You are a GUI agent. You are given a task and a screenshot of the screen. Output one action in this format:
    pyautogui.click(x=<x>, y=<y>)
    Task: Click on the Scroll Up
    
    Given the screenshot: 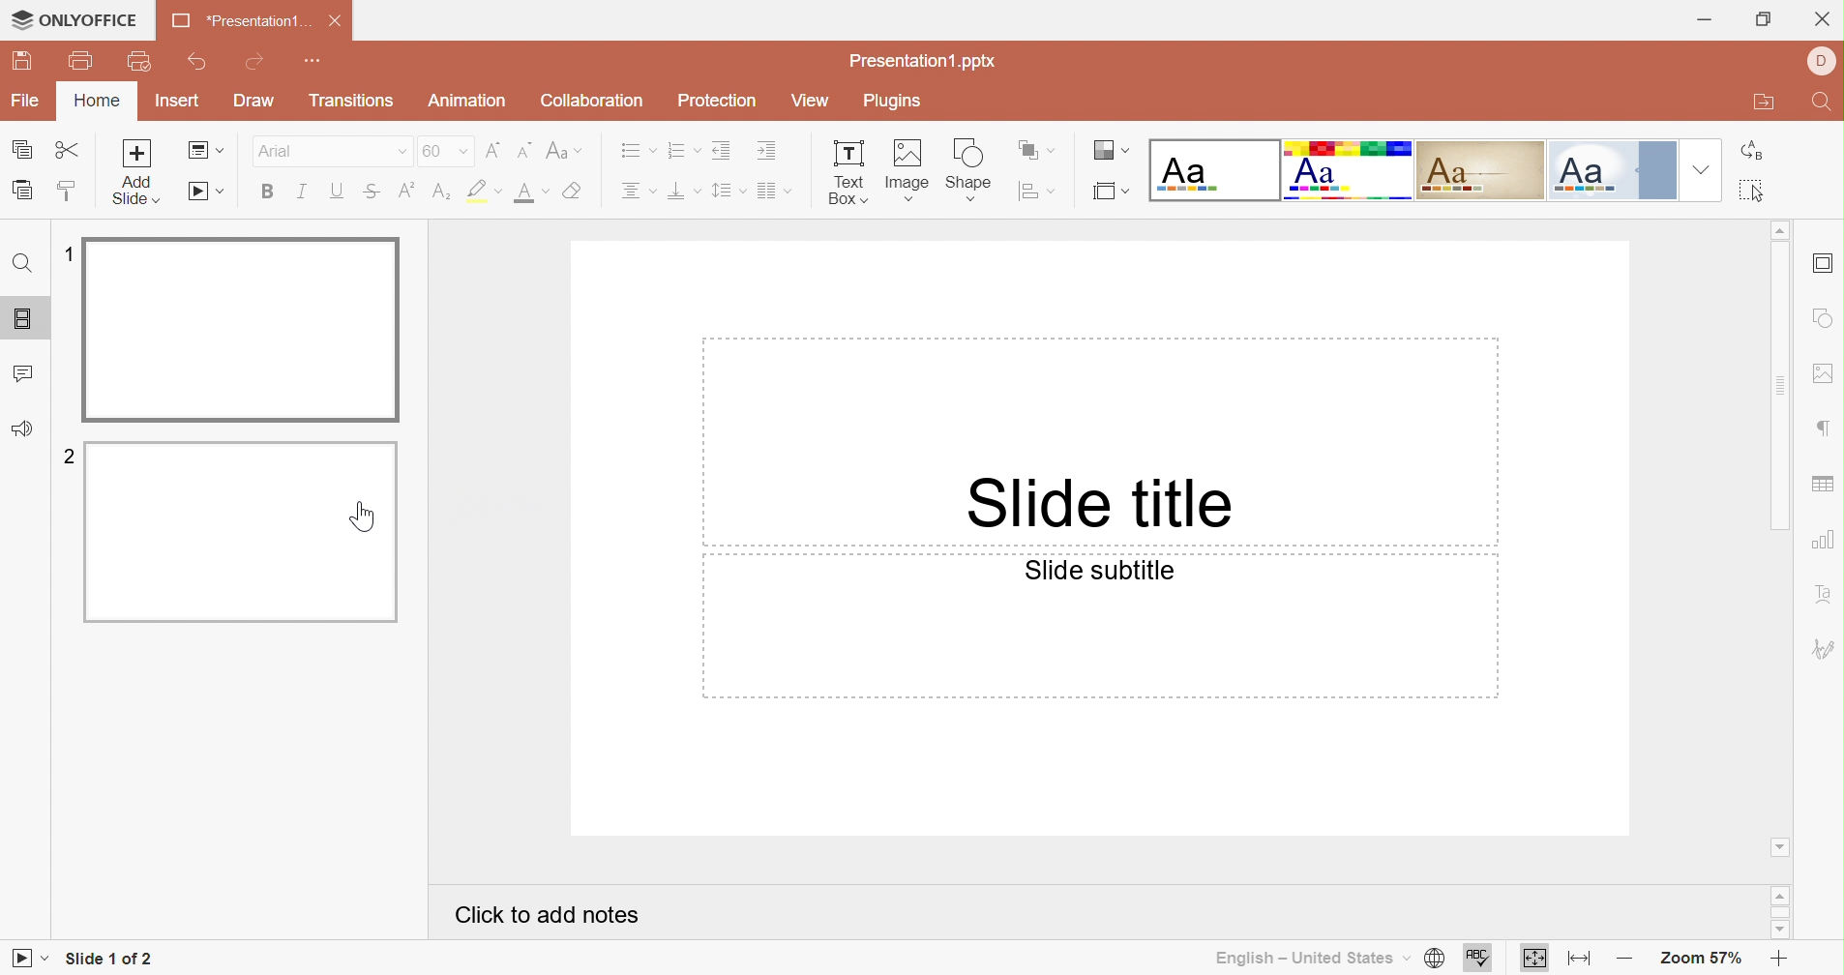 What is the action you would take?
    pyautogui.click(x=1782, y=893)
    